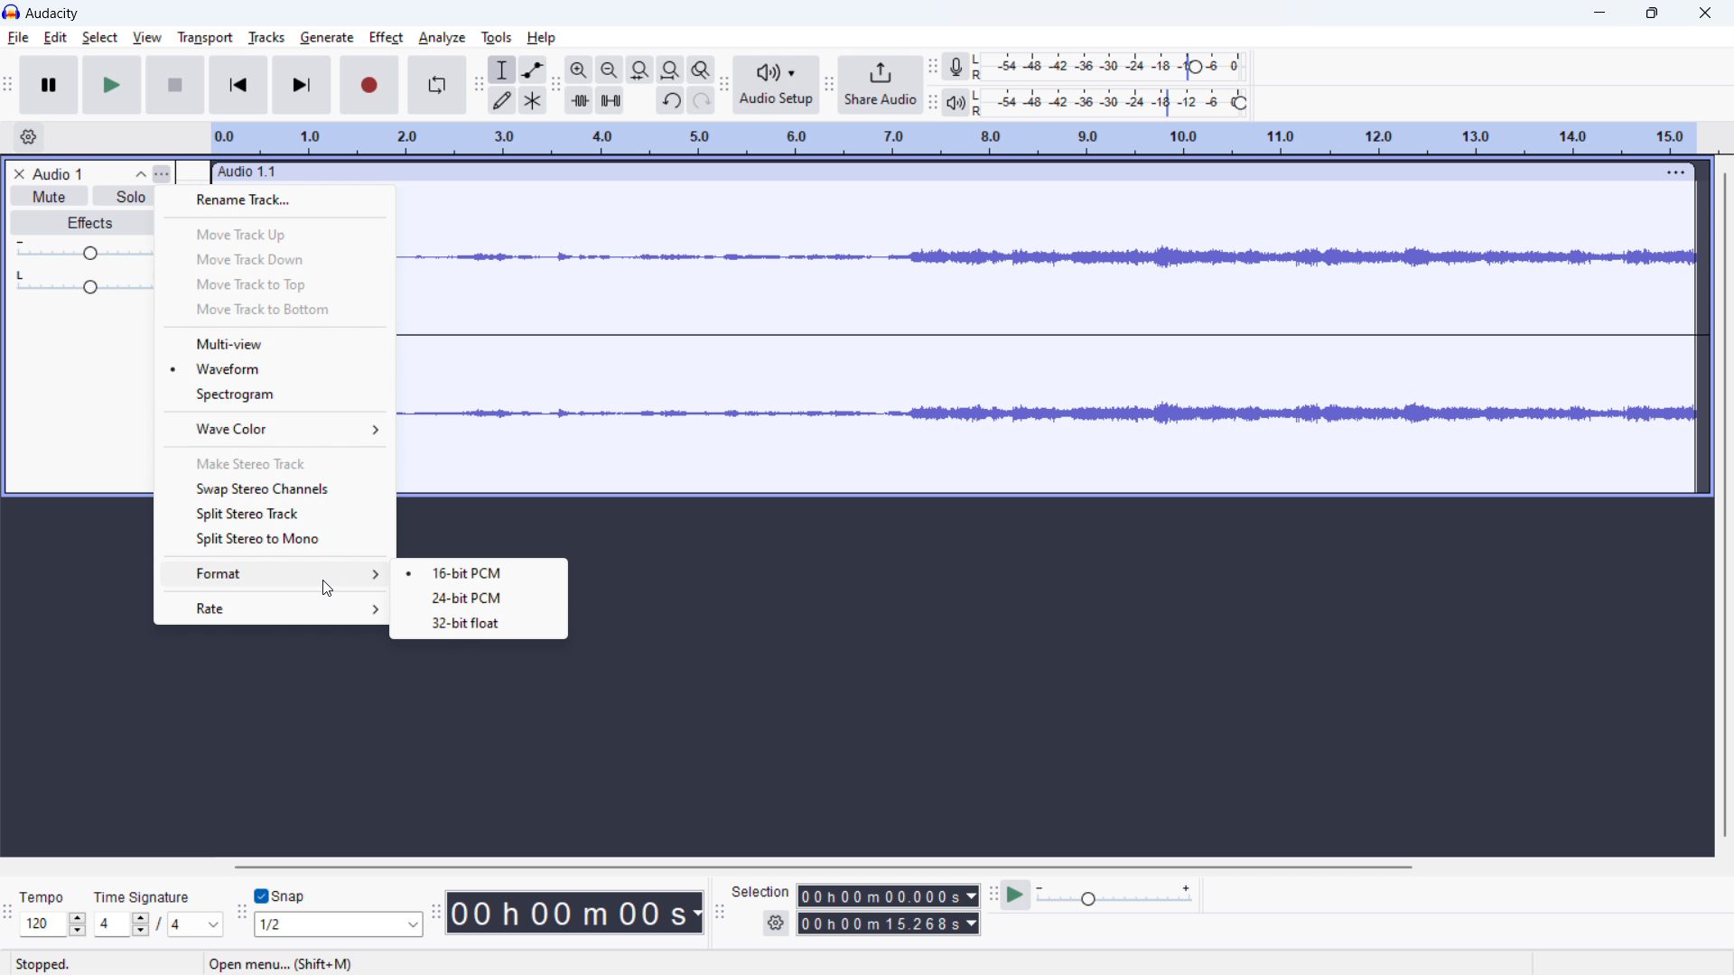 This screenshot has width=1734, height=975. What do you see at coordinates (18, 174) in the screenshot?
I see `delete audio` at bounding box center [18, 174].